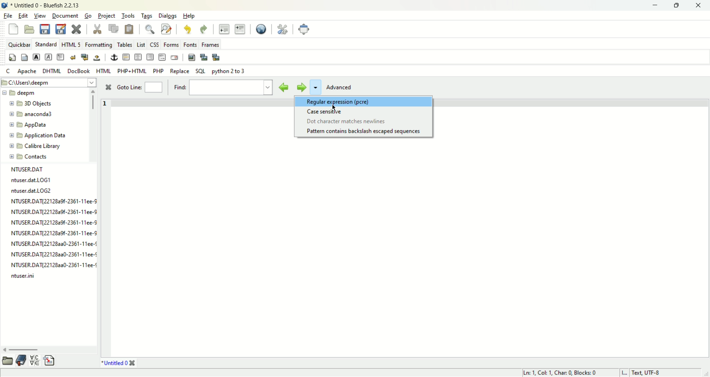  What do you see at coordinates (28, 125) in the screenshot?
I see `appdata` at bounding box center [28, 125].